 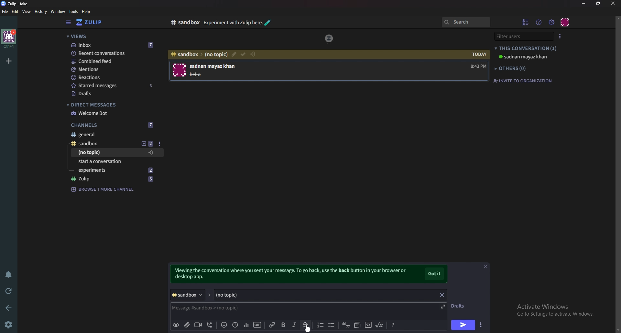 I want to click on Link, so click(x=272, y=325).